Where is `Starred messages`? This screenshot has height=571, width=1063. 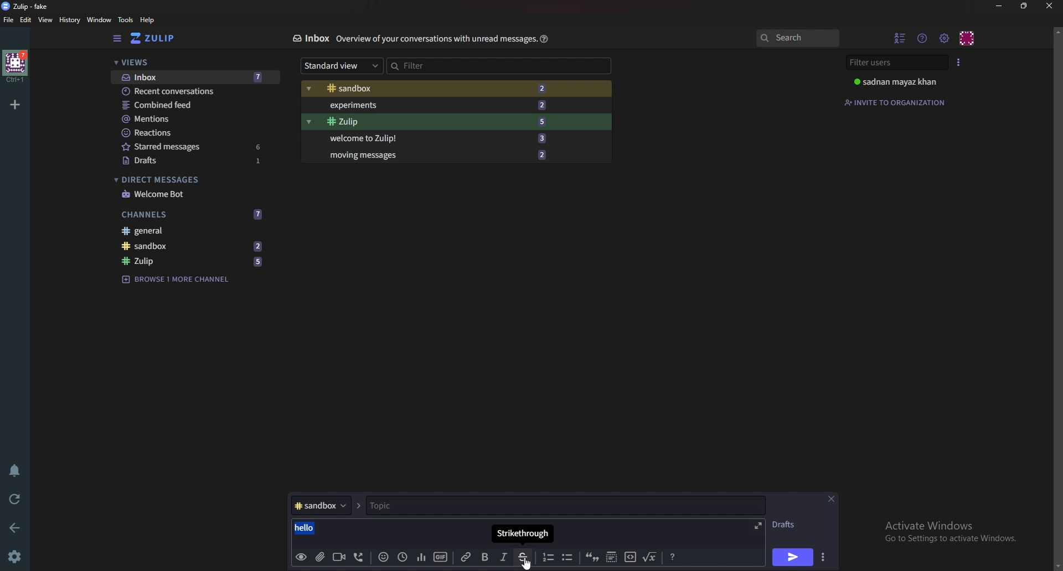
Starred messages is located at coordinates (194, 146).